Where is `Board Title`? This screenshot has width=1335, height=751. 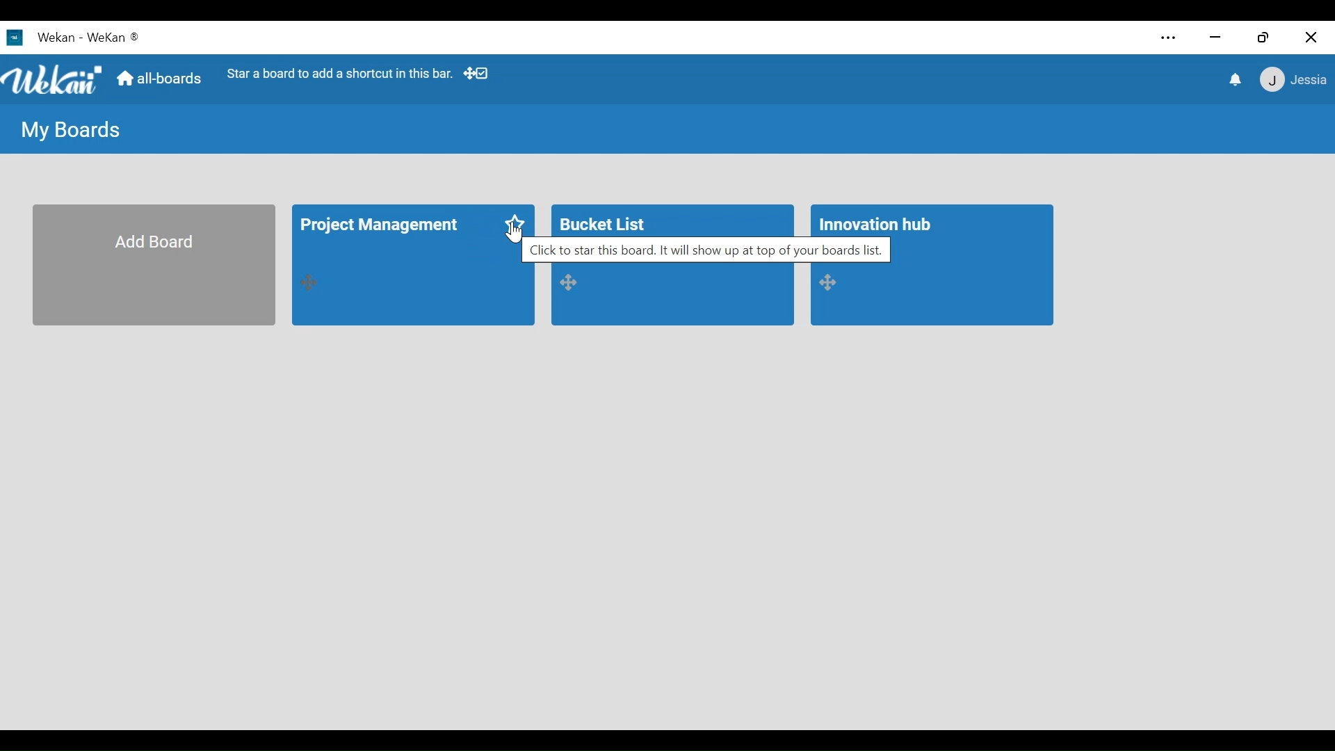
Board Title is located at coordinates (877, 225).